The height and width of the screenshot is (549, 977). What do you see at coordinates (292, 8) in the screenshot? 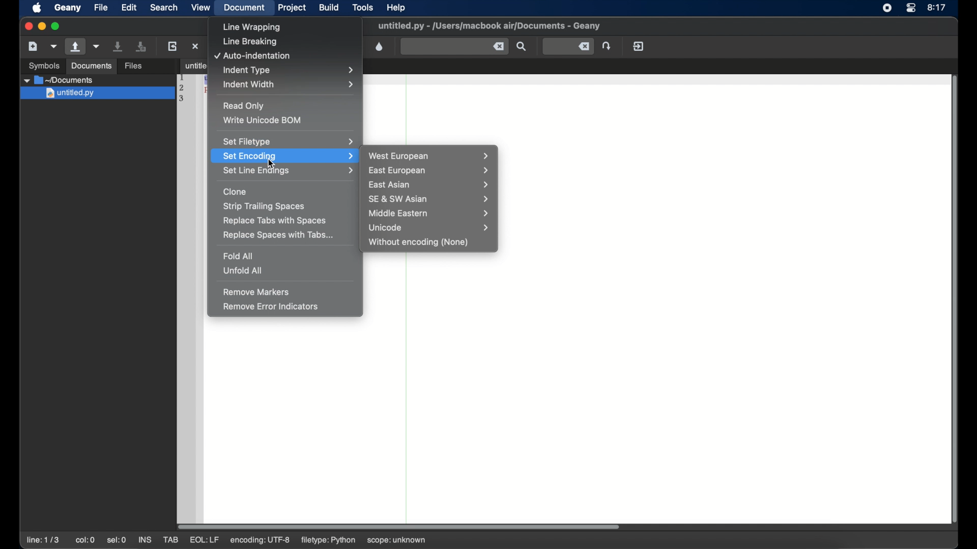
I see `project` at bounding box center [292, 8].